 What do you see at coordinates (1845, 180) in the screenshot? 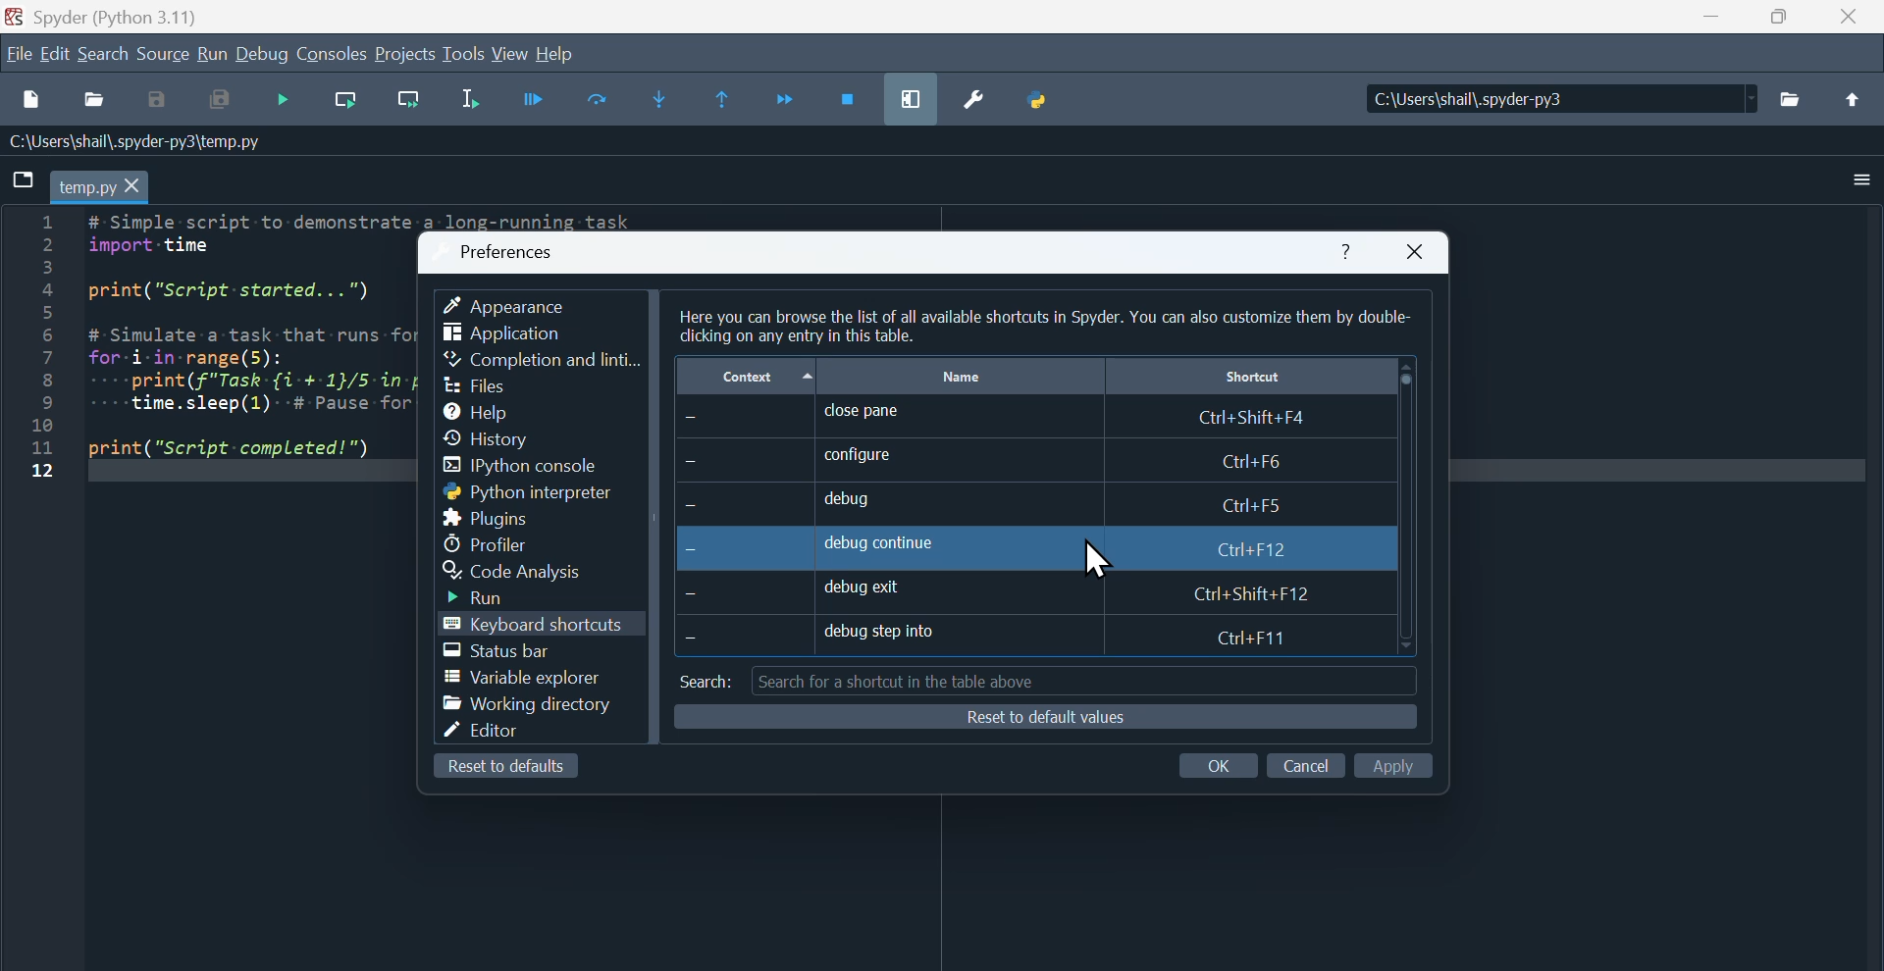
I see `More options` at bounding box center [1845, 180].